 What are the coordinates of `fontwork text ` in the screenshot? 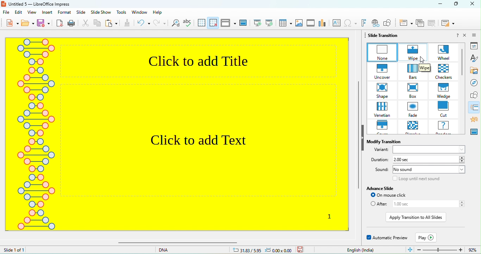 It's located at (364, 23).